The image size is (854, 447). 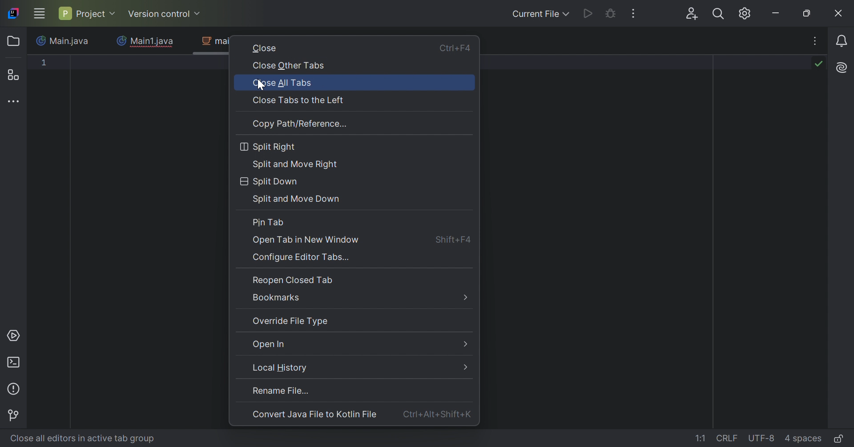 I want to click on Reopen Closed Tabs, so click(x=293, y=279).